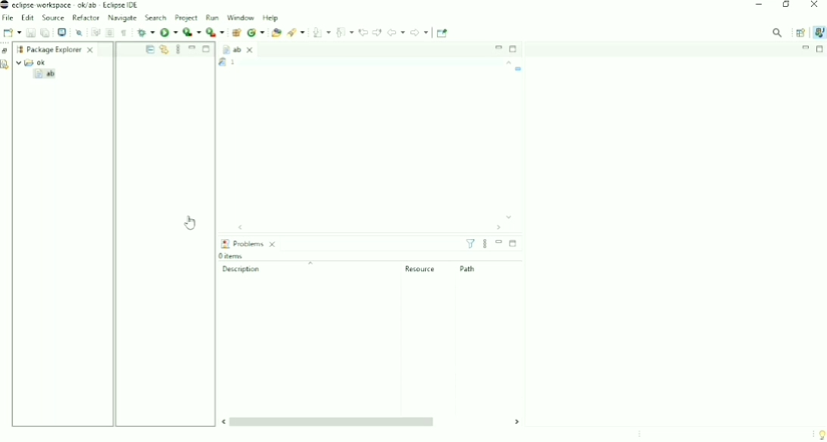 This screenshot has height=442, width=827. Describe the element at coordinates (818, 33) in the screenshot. I see `Java` at that location.